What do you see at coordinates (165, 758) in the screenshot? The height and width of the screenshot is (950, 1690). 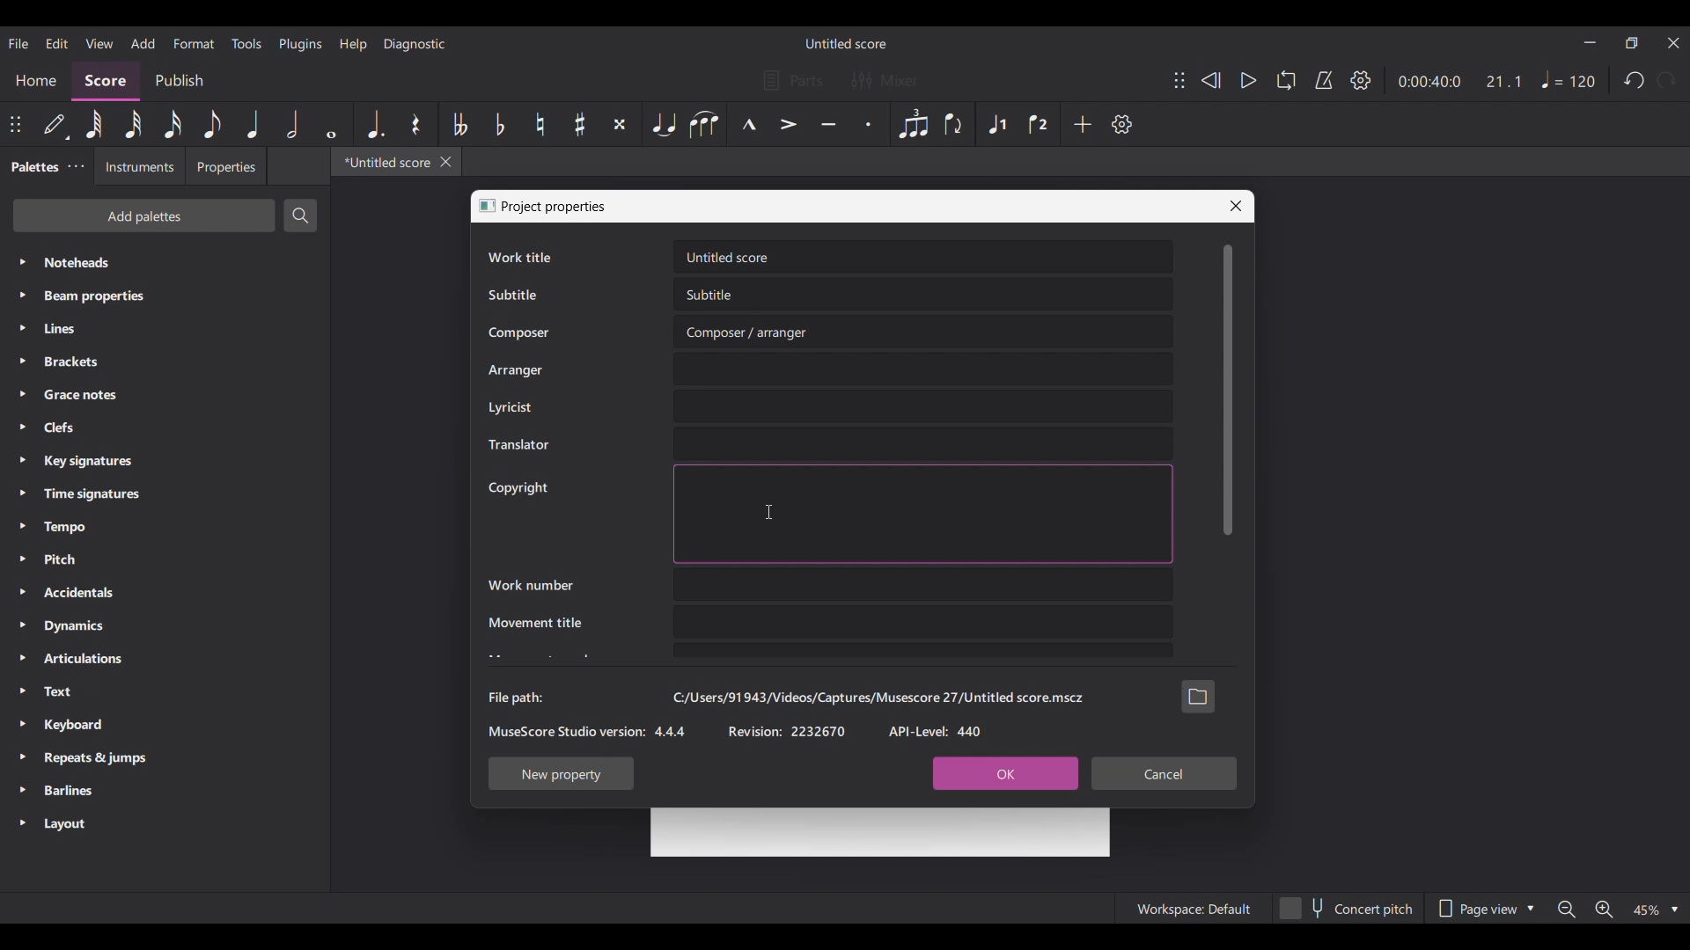 I see `Repeats & jumps` at bounding box center [165, 758].